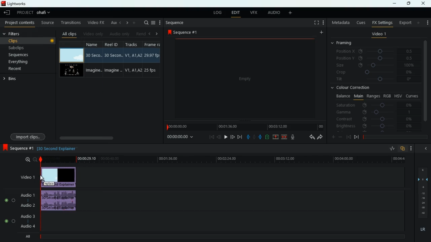 This screenshot has width=431, height=242. What do you see at coordinates (376, 105) in the screenshot?
I see `saturation` at bounding box center [376, 105].